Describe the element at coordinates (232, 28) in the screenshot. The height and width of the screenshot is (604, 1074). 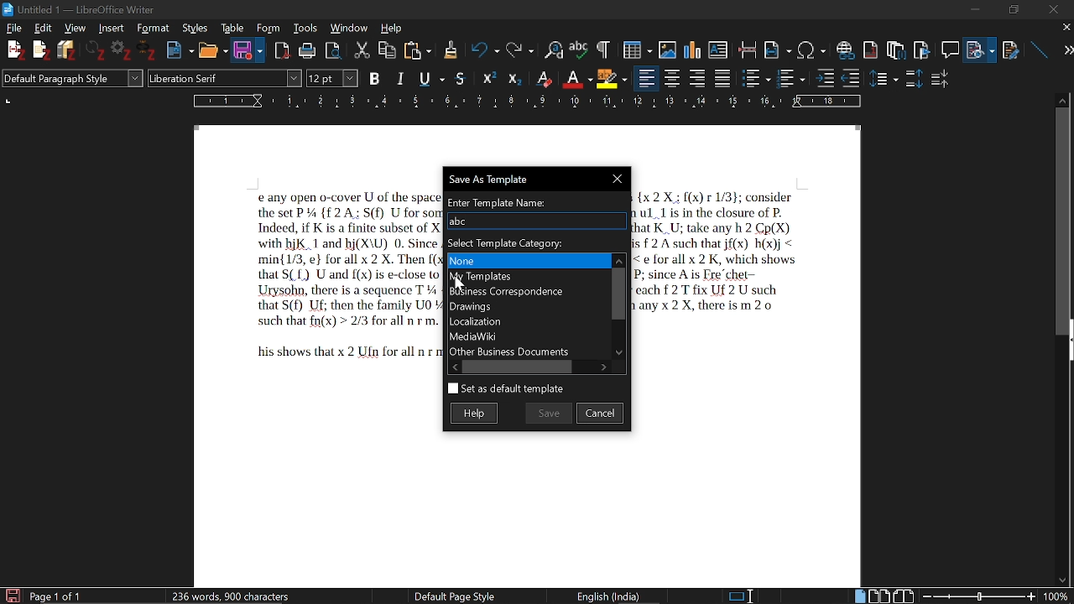
I see `Table` at that location.